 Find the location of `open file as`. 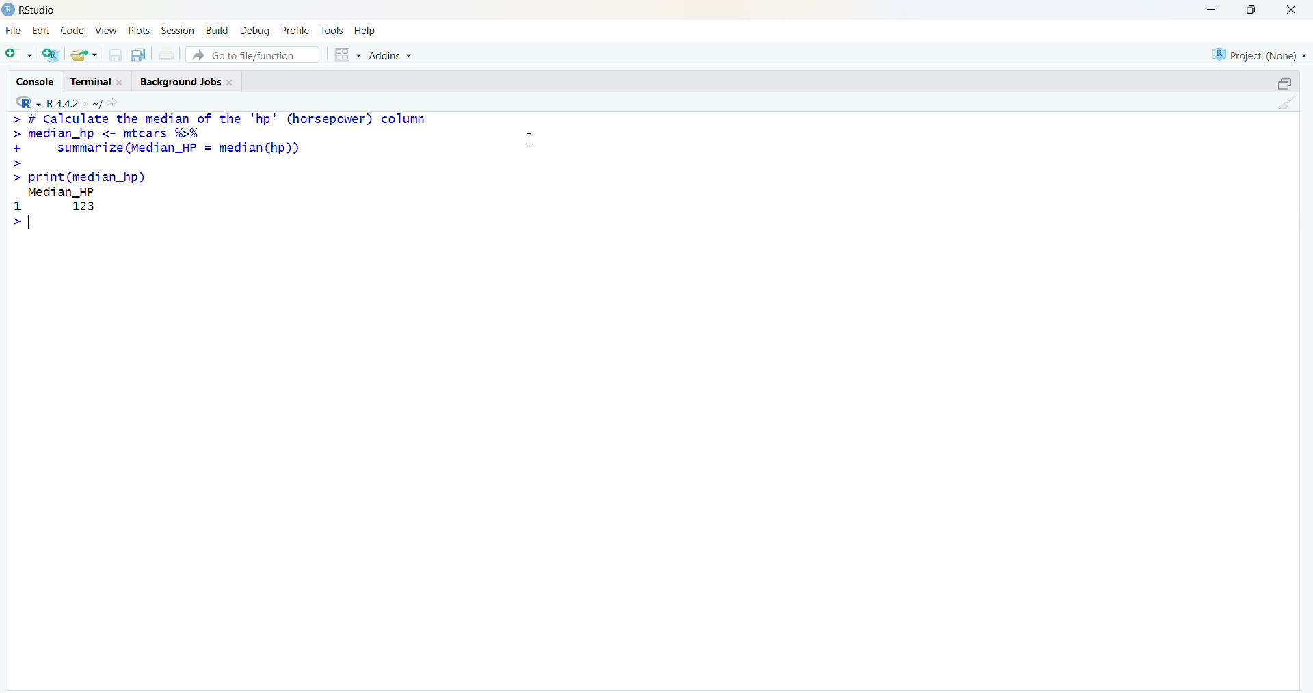

open file as is located at coordinates (20, 55).